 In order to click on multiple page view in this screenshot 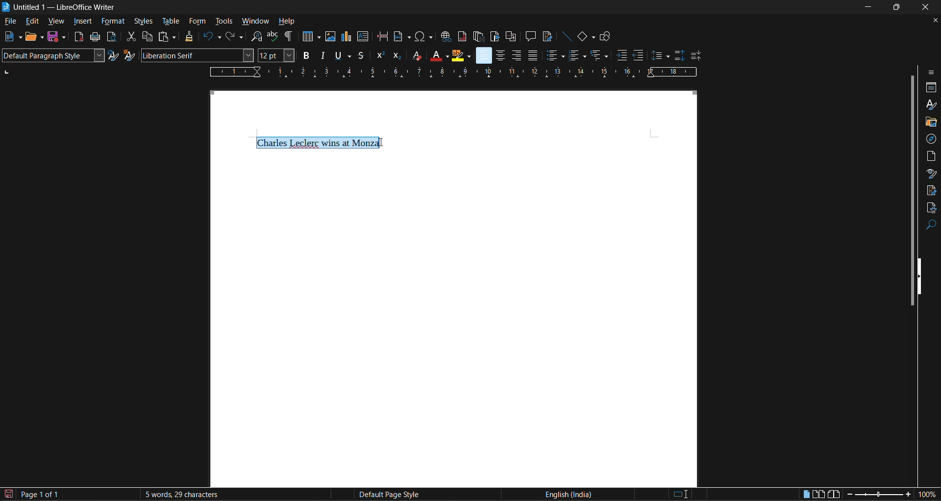, I will do `click(818, 494)`.